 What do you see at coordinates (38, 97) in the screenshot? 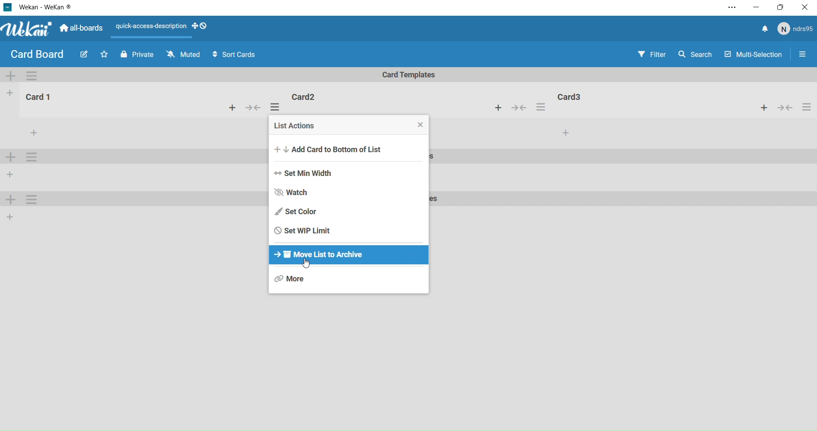
I see `Card1` at bounding box center [38, 97].